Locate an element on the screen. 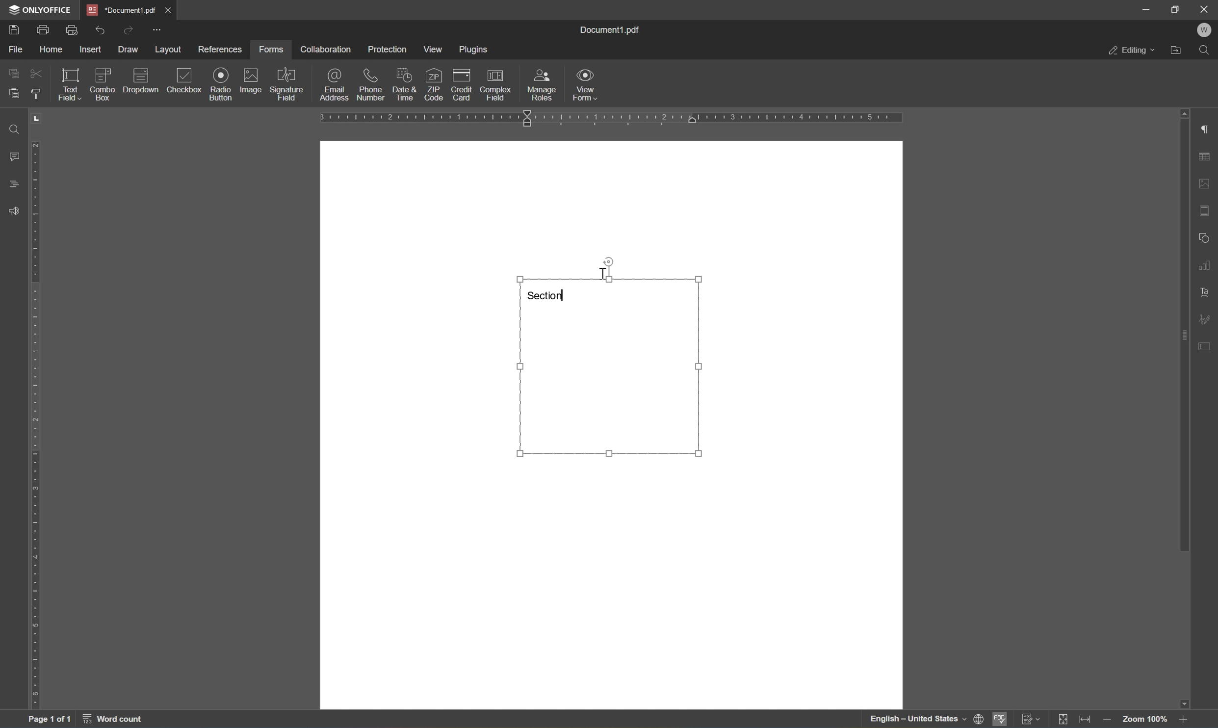 The image size is (1218, 728). copy is located at coordinates (15, 72).